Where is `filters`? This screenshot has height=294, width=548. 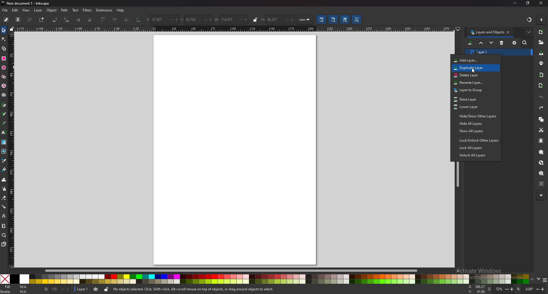 filters is located at coordinates (88, 10).